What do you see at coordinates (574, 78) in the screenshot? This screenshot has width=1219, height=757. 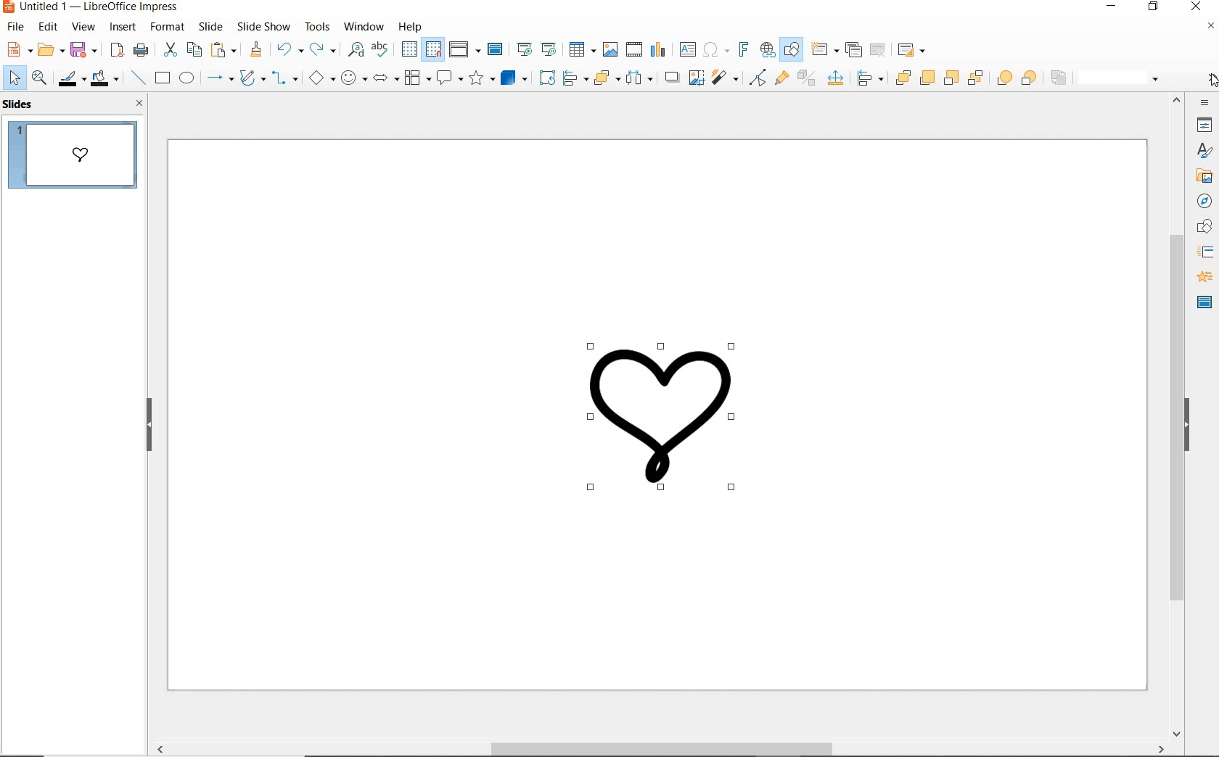 I see `align objects` at bounding box center [574, 78].